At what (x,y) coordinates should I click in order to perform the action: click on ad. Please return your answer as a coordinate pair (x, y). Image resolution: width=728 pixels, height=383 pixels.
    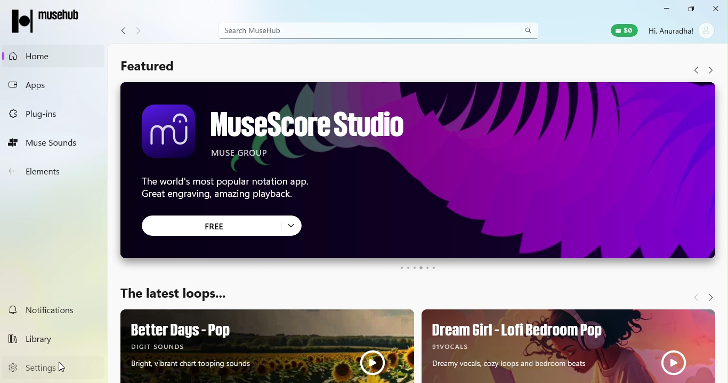
    Looking at the image, I should click on (570, 345).